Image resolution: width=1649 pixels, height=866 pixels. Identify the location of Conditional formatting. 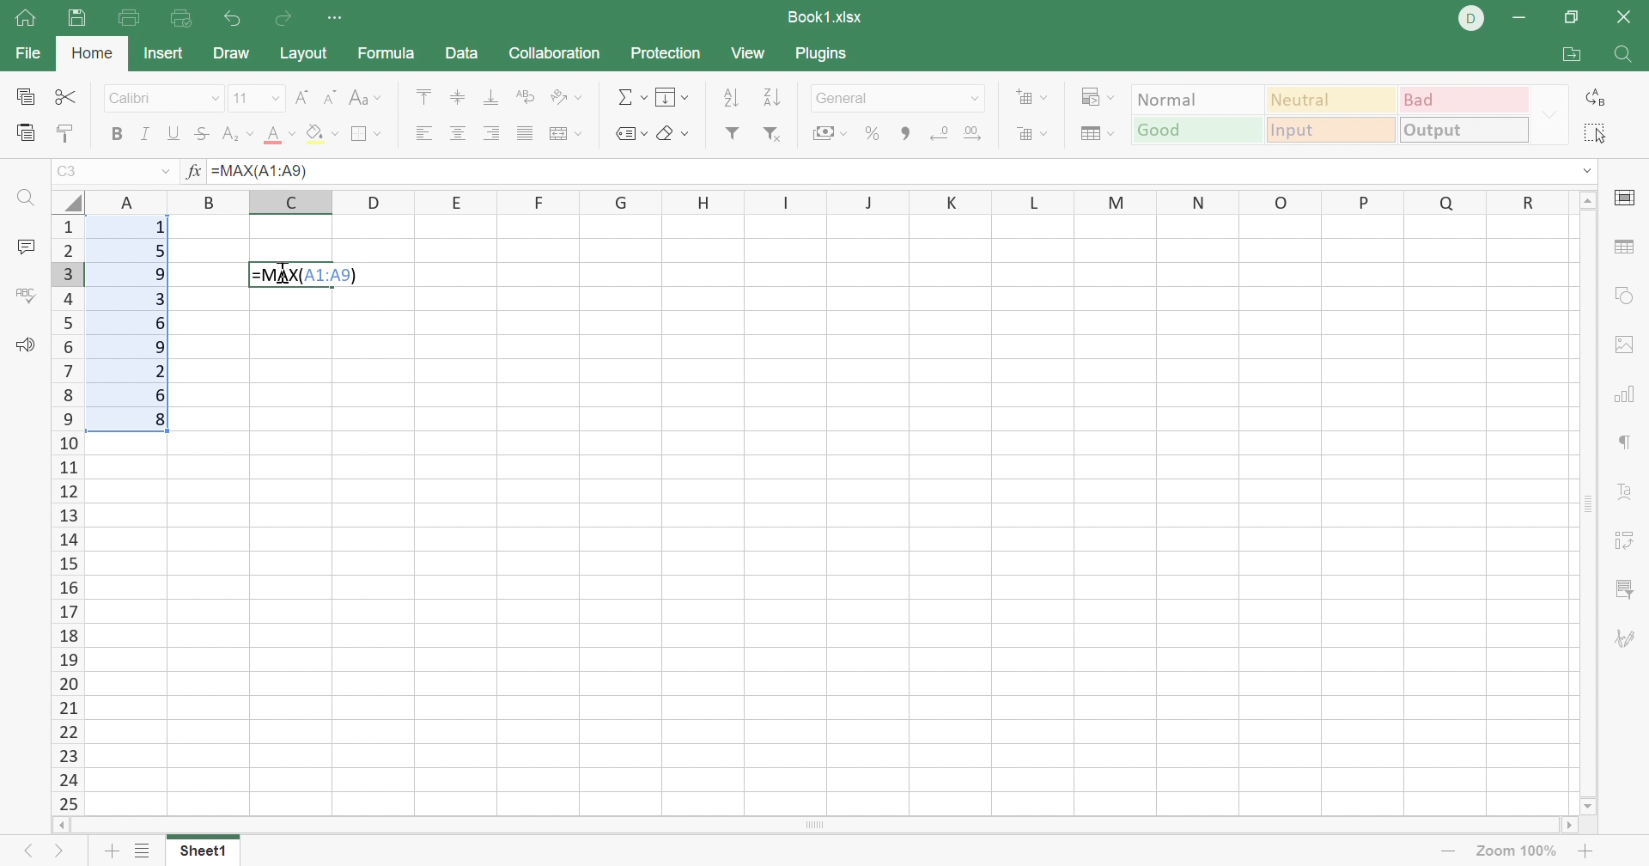
(1099, 96).